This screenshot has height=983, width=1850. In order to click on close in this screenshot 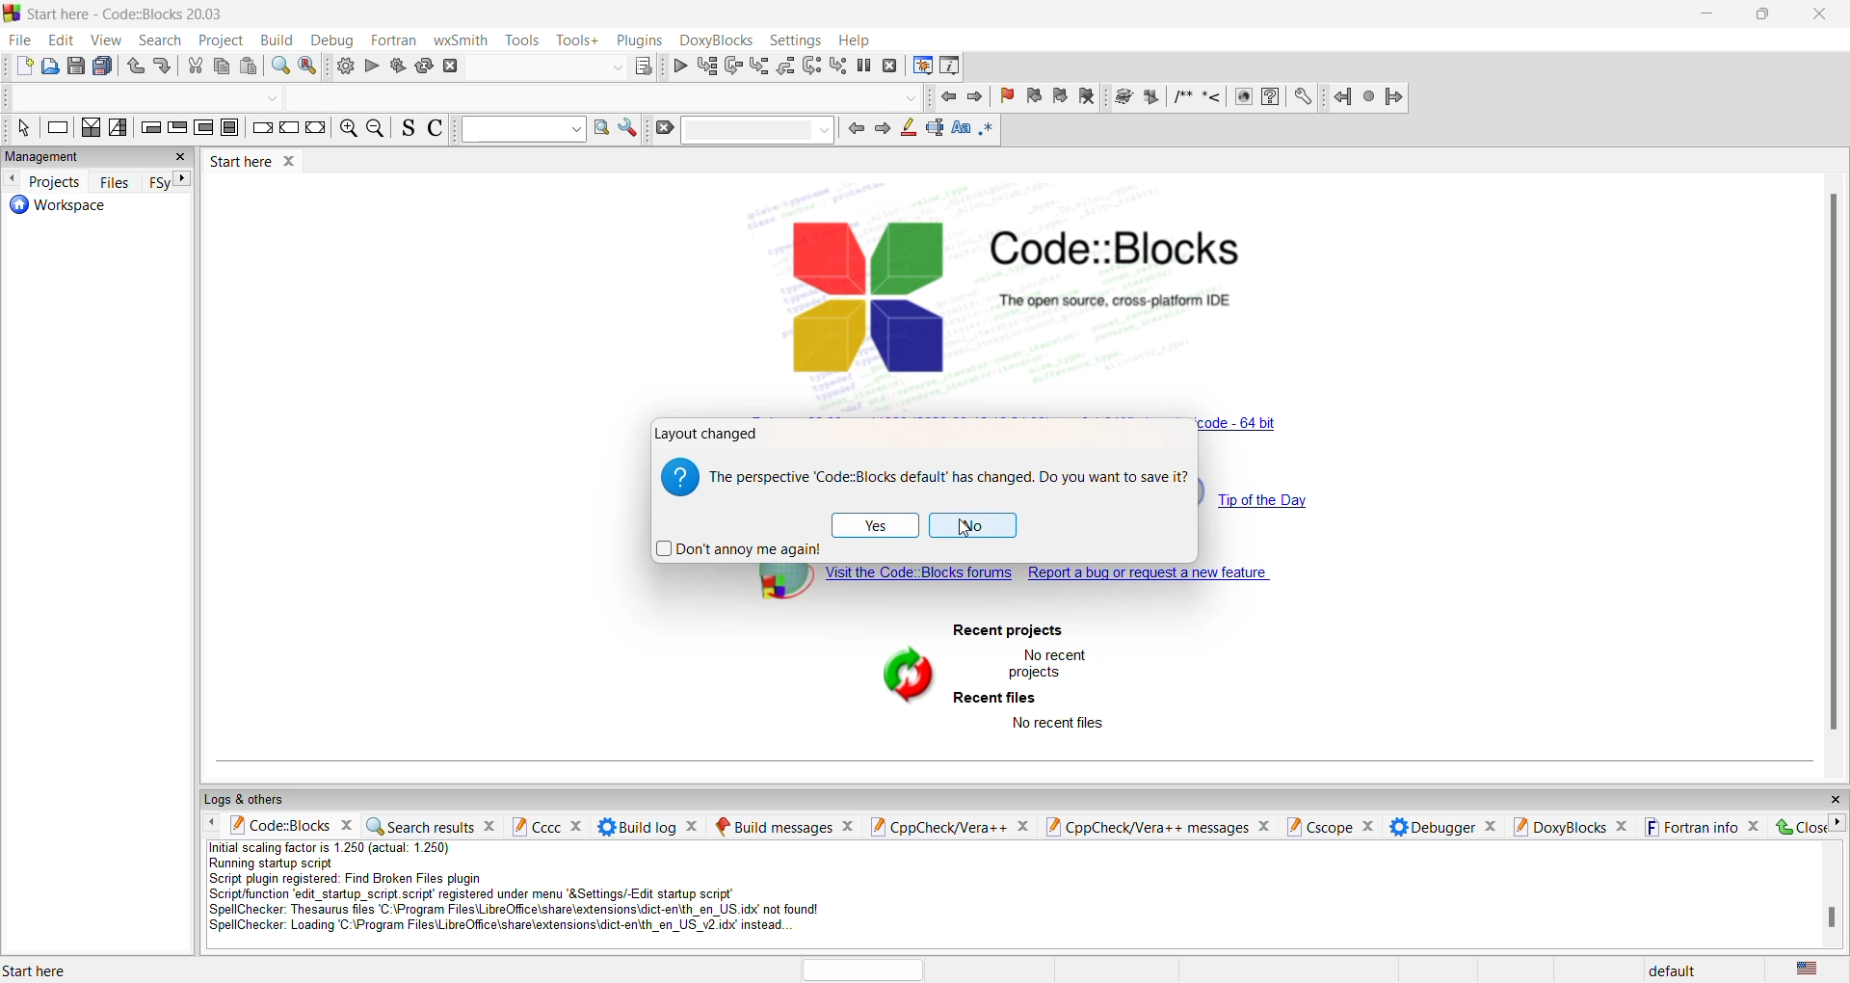, I will do `click(1493, 827)`.